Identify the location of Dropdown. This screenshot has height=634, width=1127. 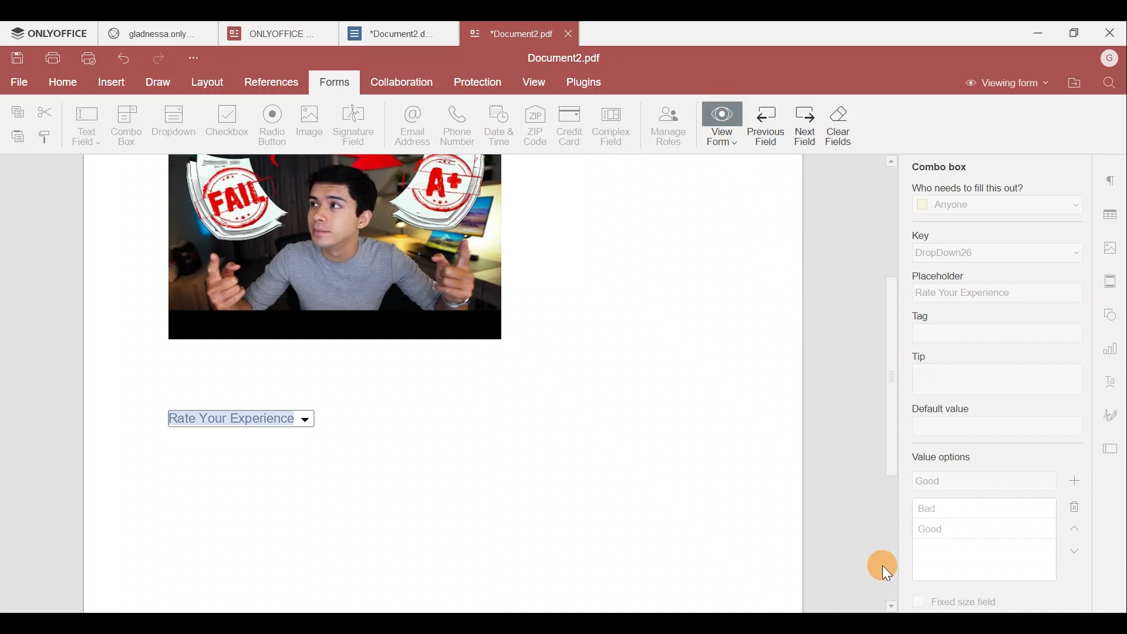
(176, 121).